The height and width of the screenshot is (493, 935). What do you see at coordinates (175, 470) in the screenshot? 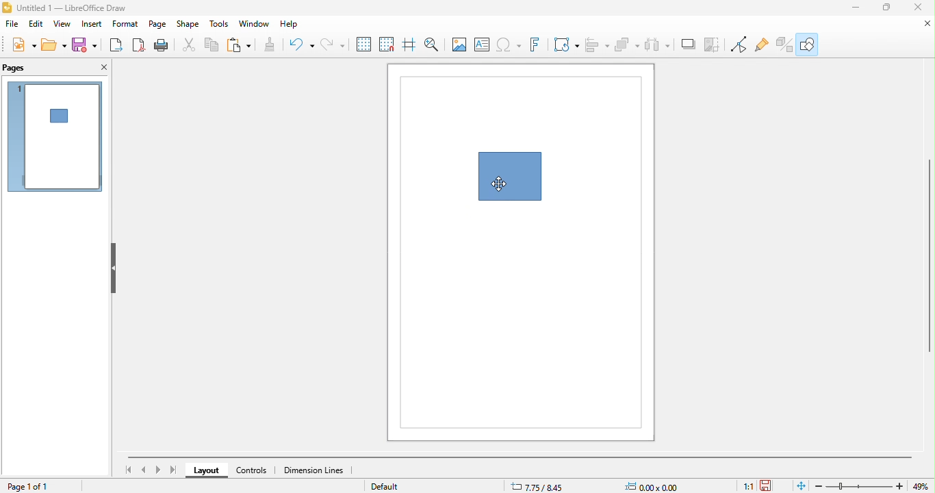
I see `last page` at bounding box center [175, 470].